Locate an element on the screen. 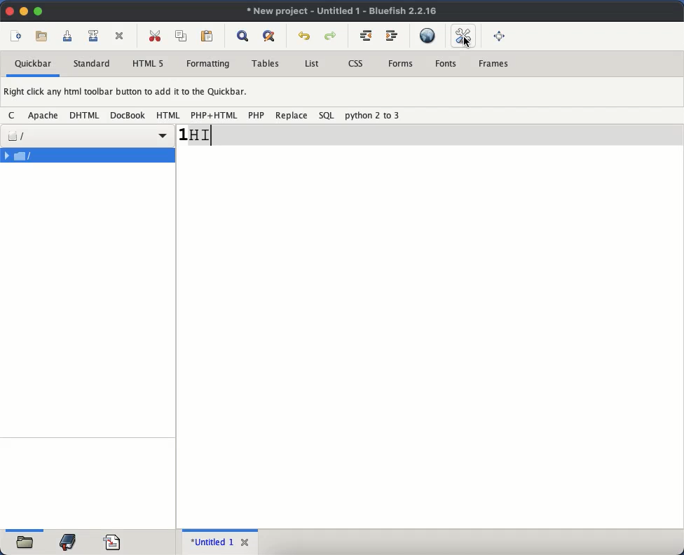  edit preference is located at coordinates (467, 33).